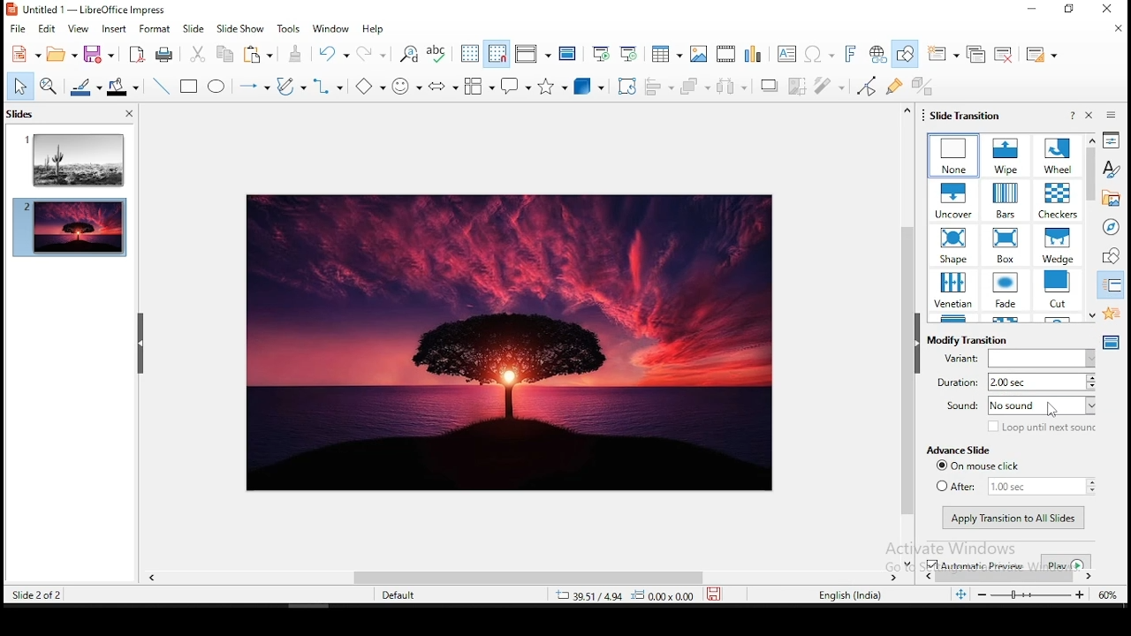  Describe the element at coordinates (69, 231) in the screenshot. I see `slide 2` at that location.